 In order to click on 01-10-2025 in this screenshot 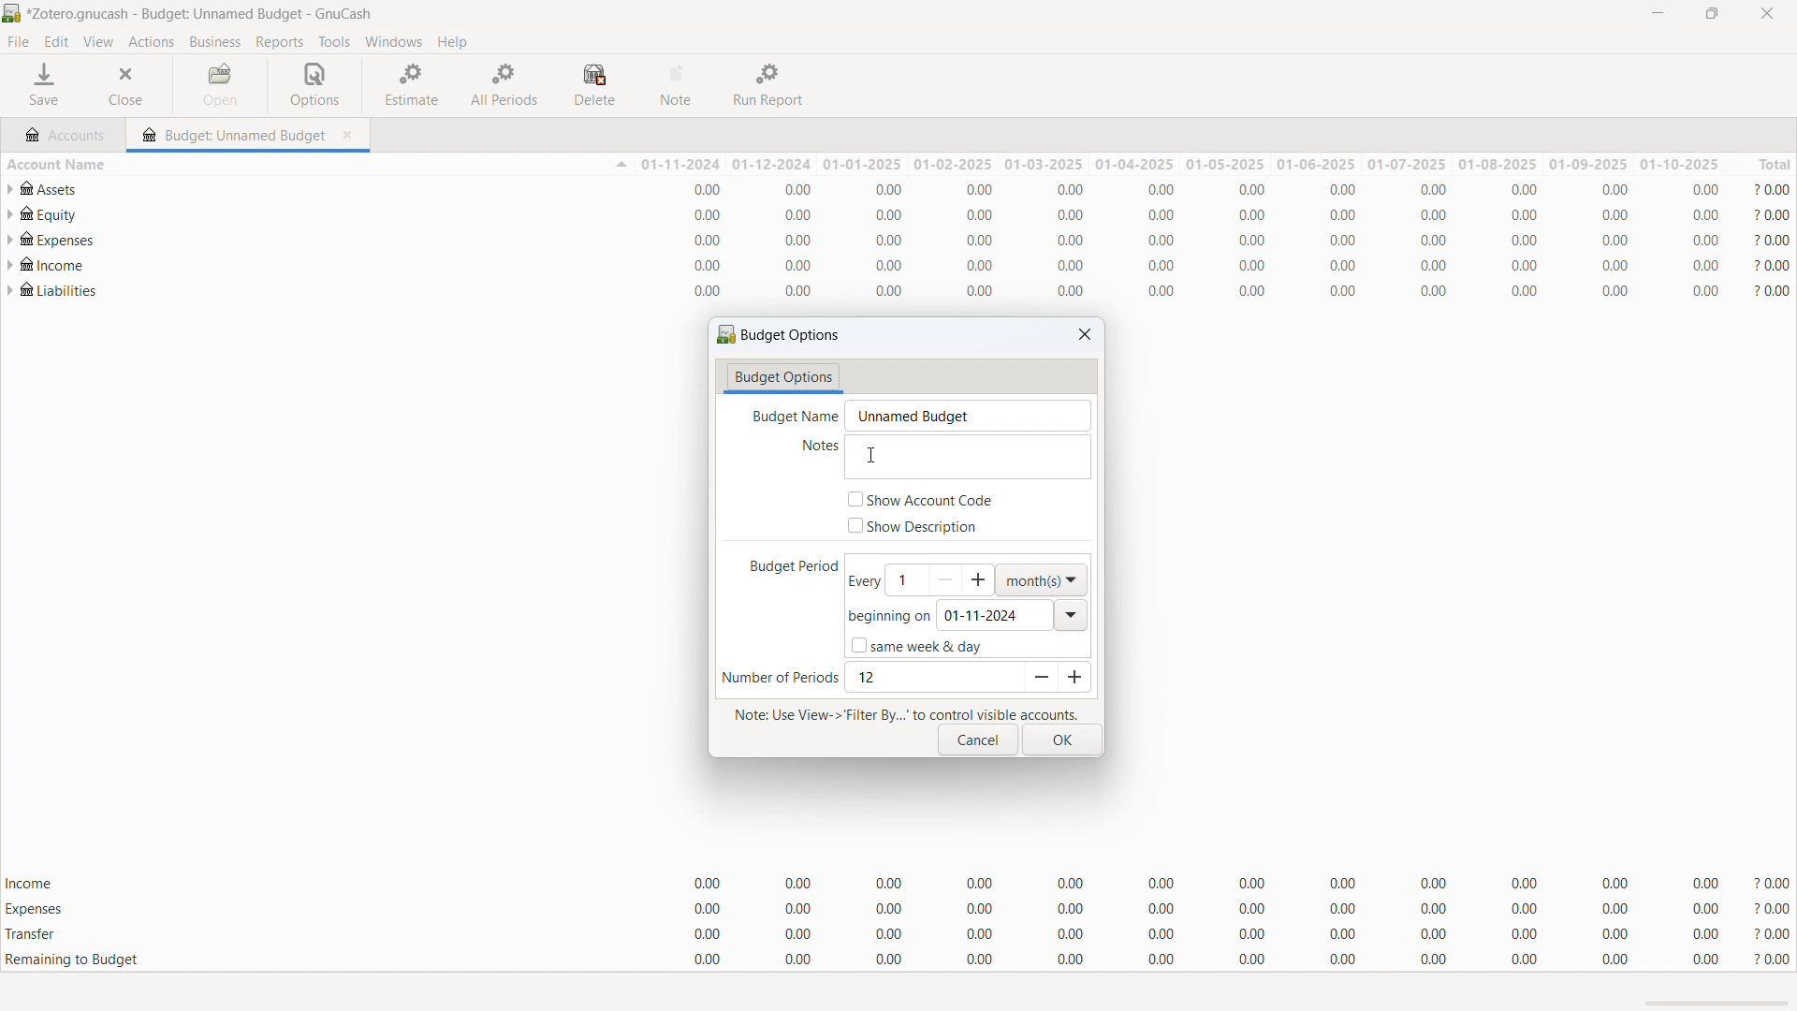, I will do `click(1679, 164)`.